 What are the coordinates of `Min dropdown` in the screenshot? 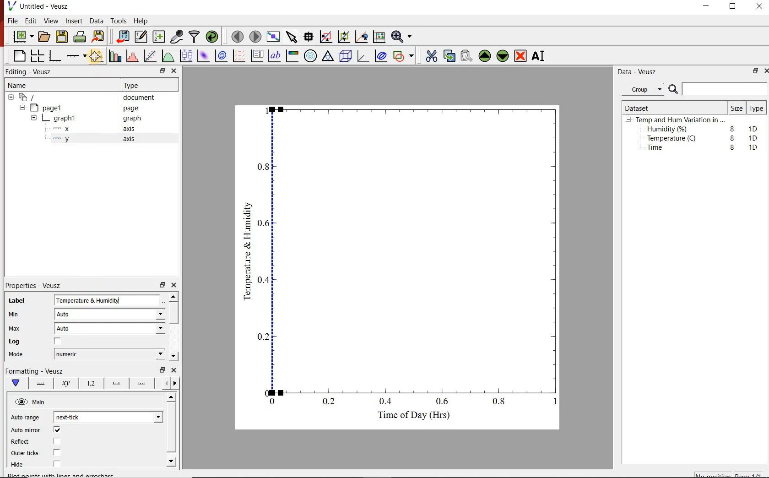 It's located at (150, 315).